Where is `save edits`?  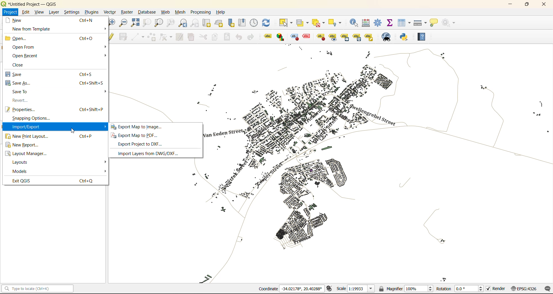 save edits is located at coordinates (122, 37).